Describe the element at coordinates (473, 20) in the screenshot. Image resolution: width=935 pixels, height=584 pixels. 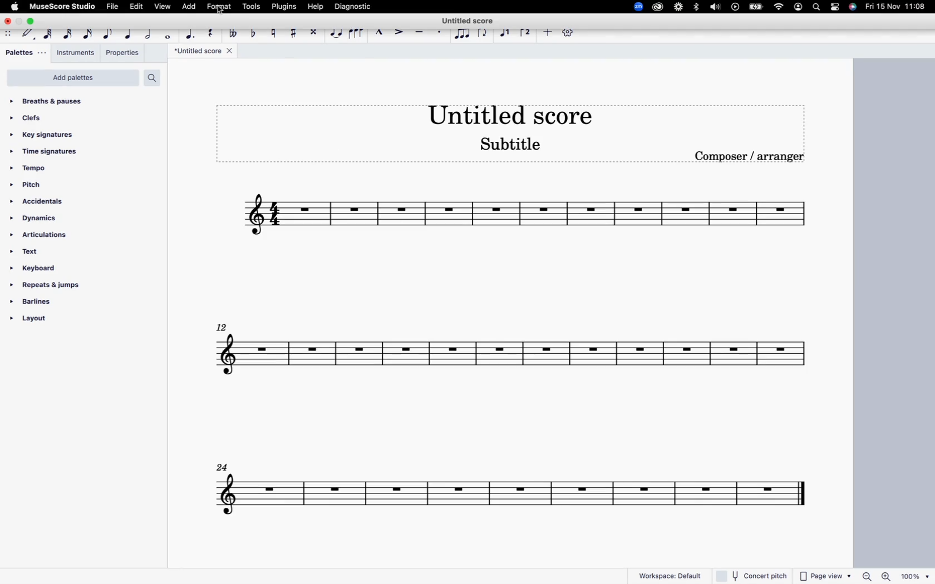
I see `score title` at that location.